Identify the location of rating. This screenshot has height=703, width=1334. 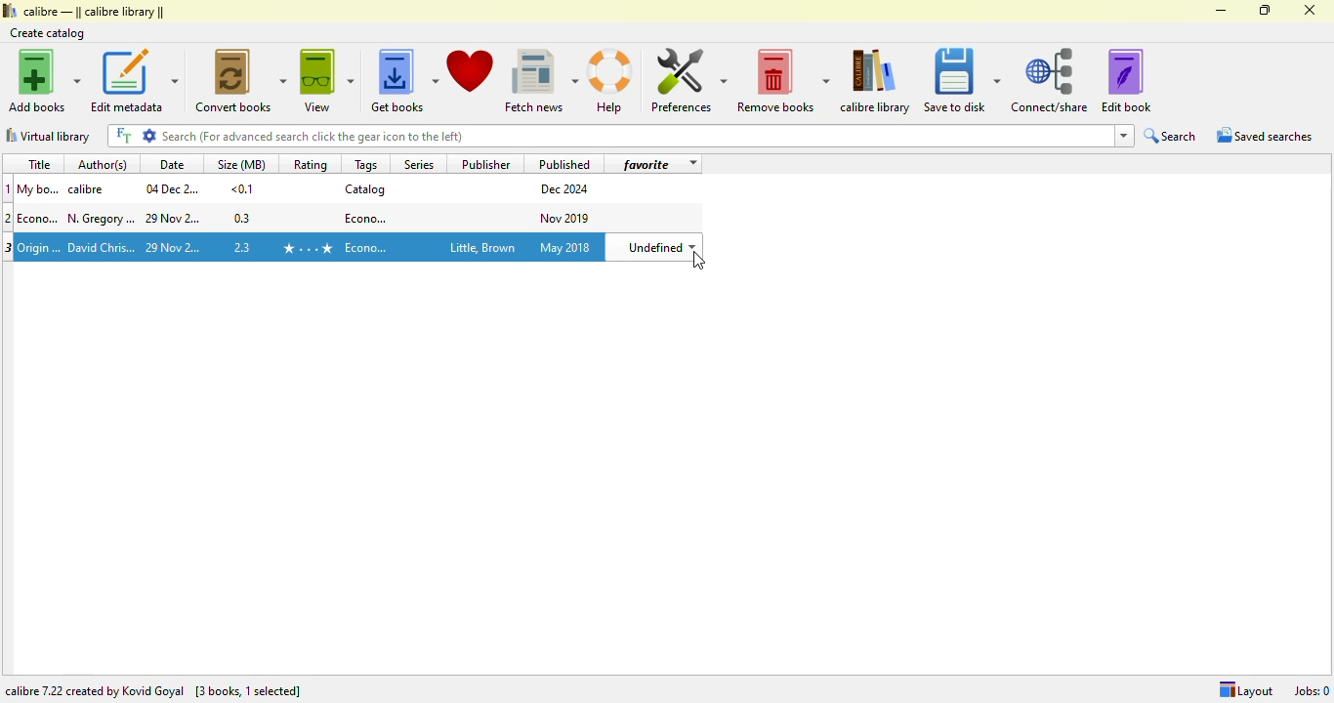
(307, 248).